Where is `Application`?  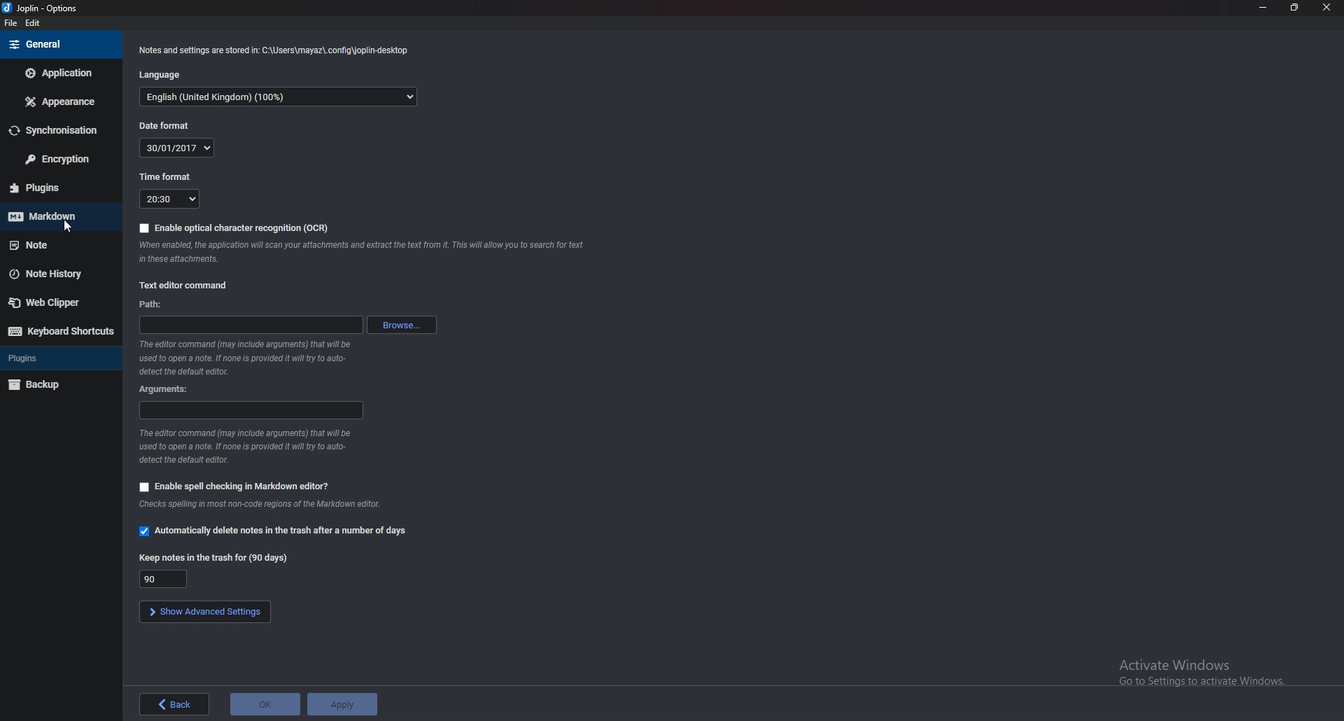 Application is located at coordinates (58, 73).